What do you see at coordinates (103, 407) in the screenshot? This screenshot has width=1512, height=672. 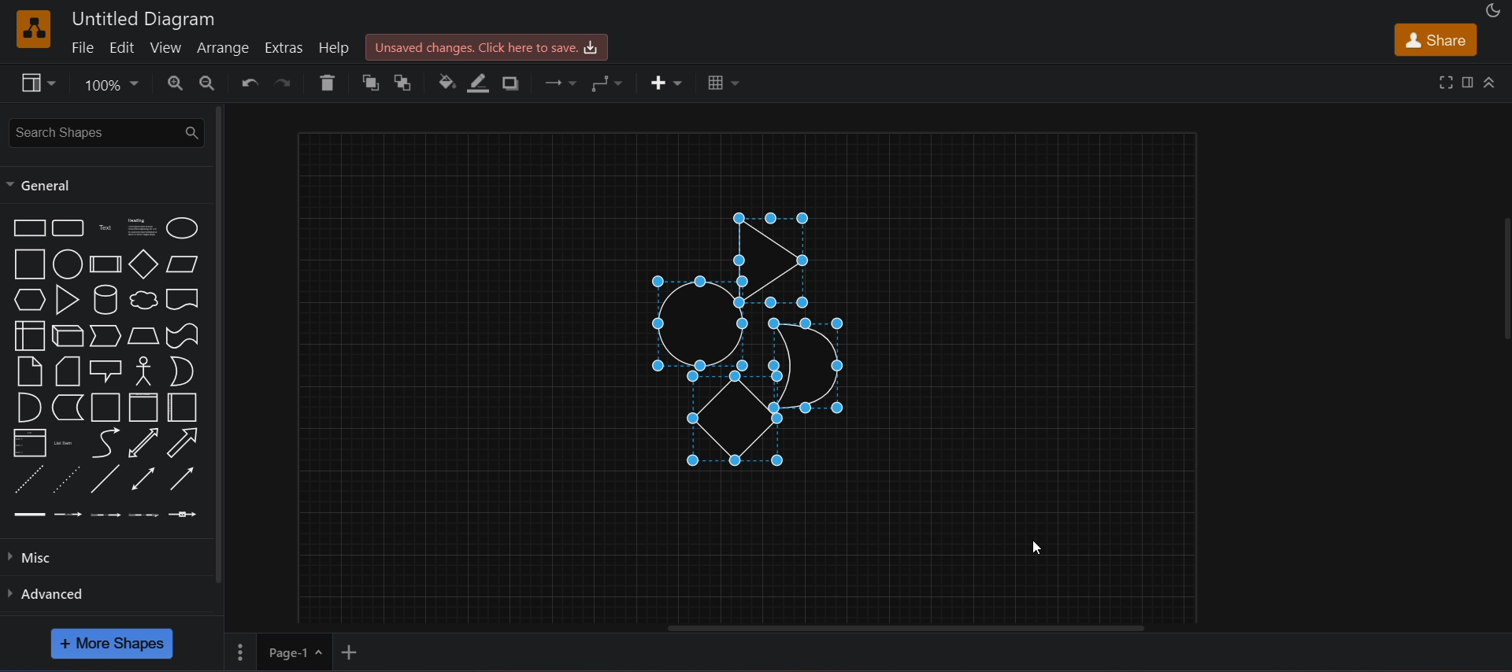 I see `container` at bounding box center [103, 407].